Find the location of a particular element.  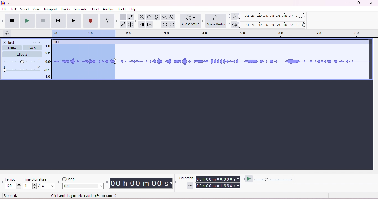

4/4 (select time signature) is located at coordinates (39, 186).